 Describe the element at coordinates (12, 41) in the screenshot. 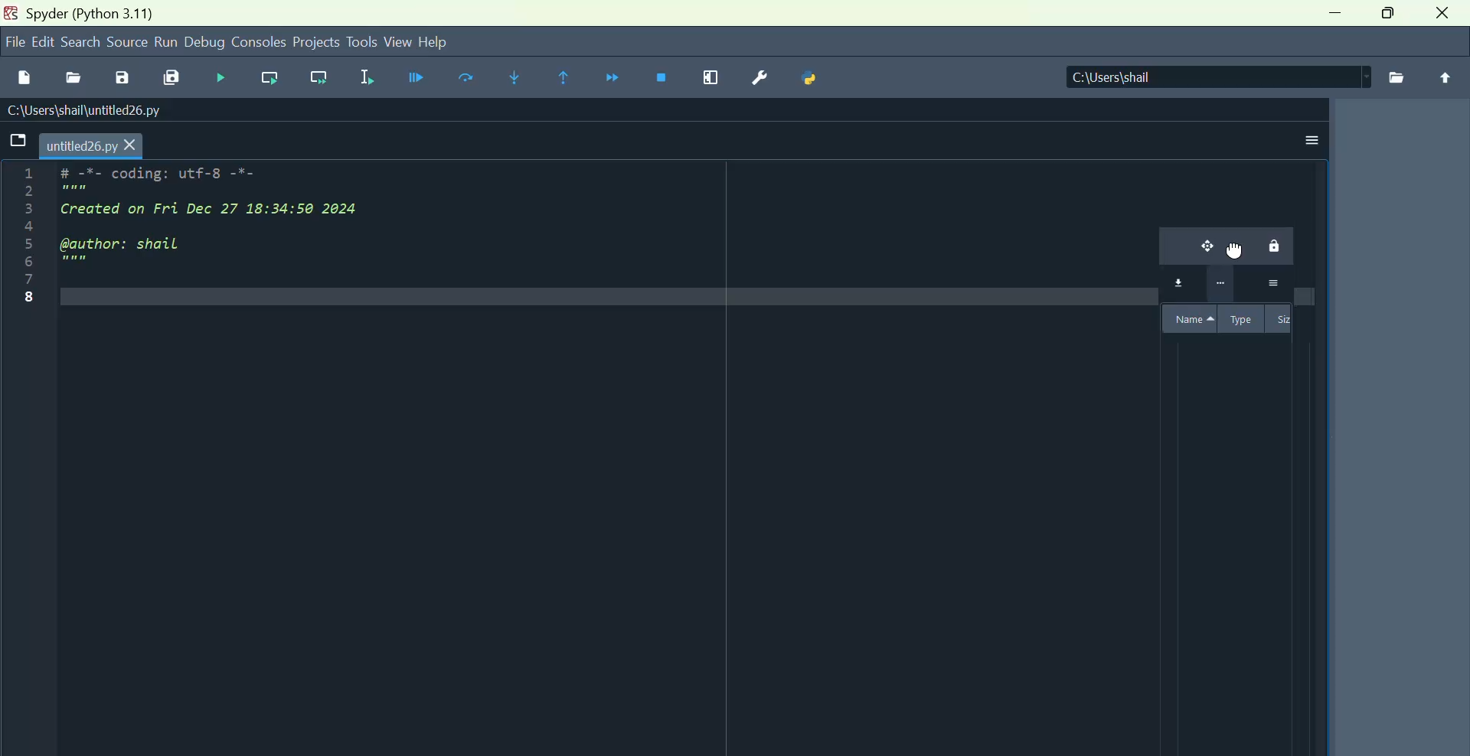

I see `file` at that location.